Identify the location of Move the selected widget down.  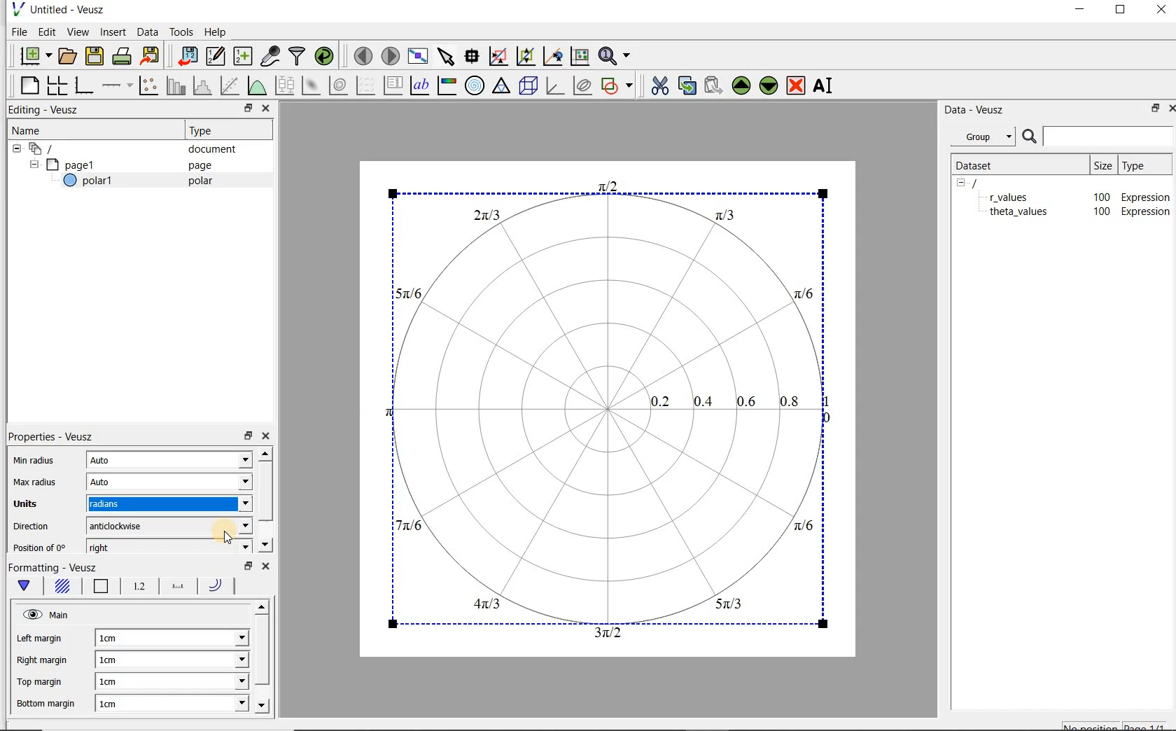
(769, 85).